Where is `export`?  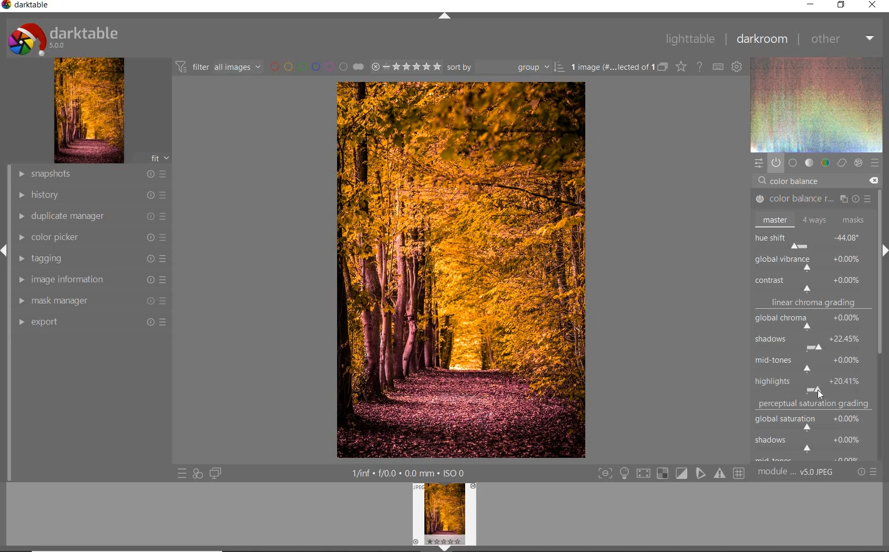 export is located at coordinates (93, 321).